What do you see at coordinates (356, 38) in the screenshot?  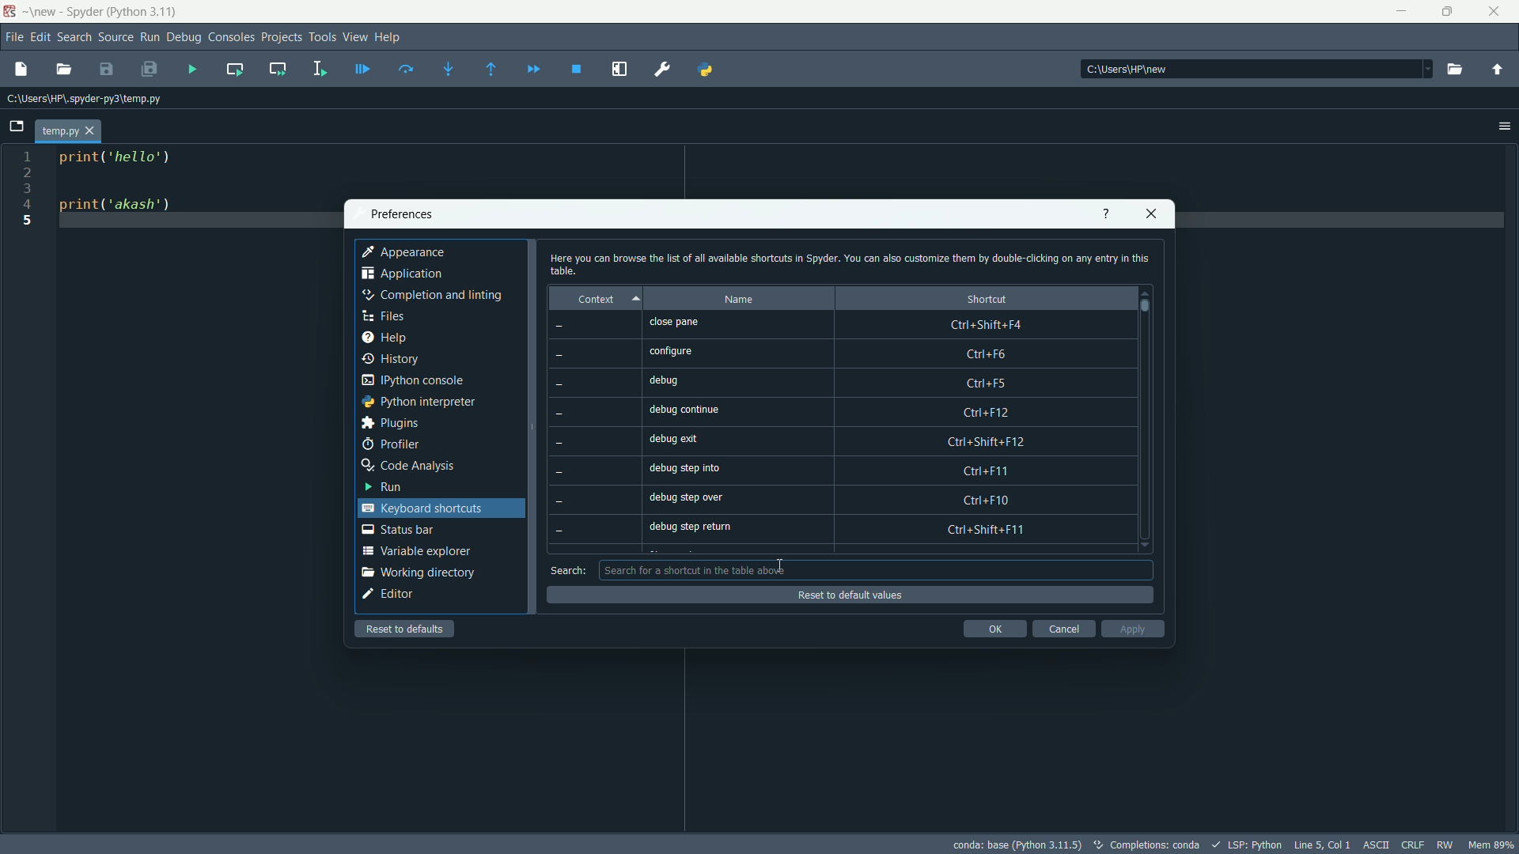 I see `view menu` at bounding box center [356, 38].